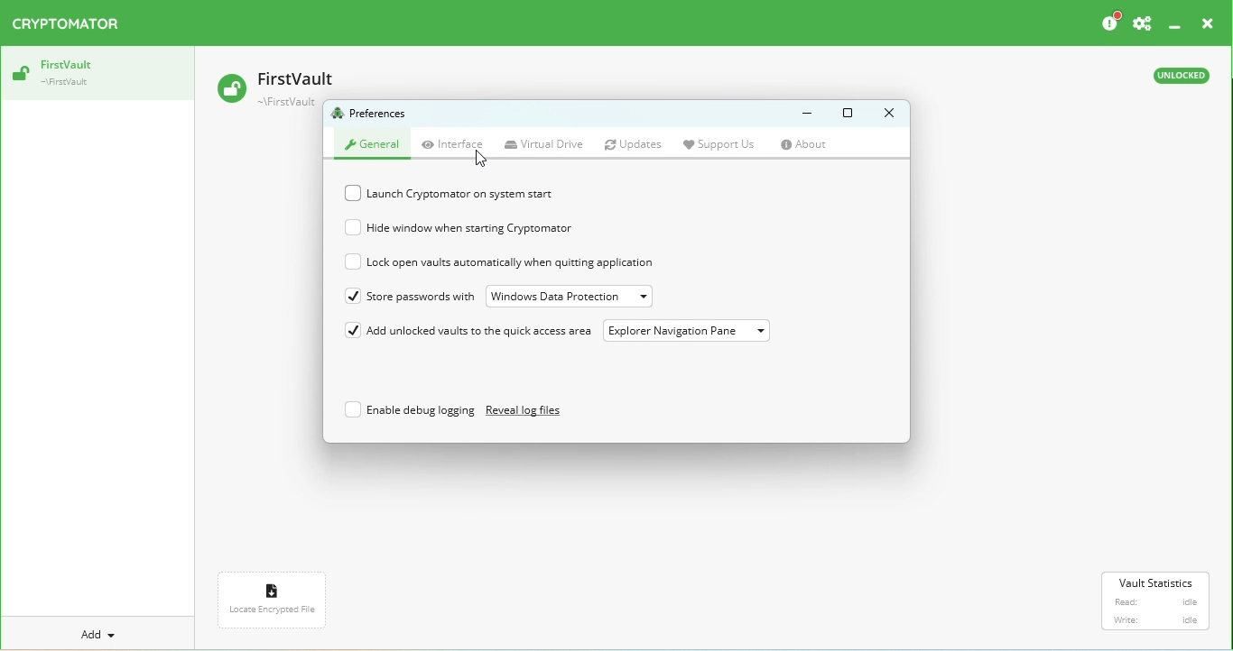  I want to click on Reveal log files, so click(535, 413).